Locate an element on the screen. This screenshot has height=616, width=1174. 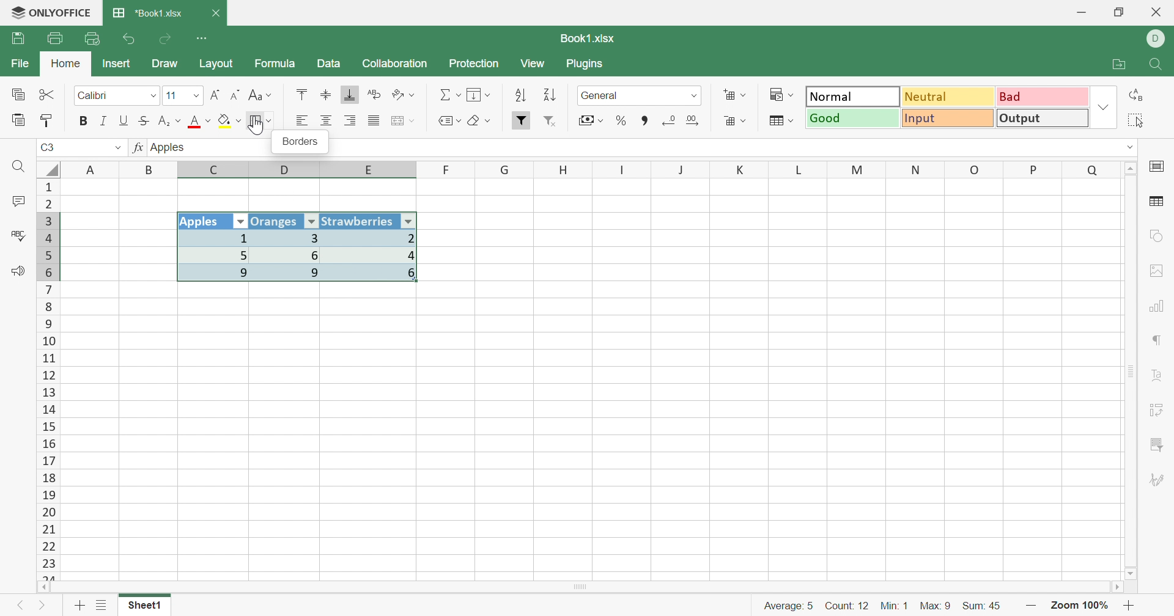
D is located at coordinates (287, 170).